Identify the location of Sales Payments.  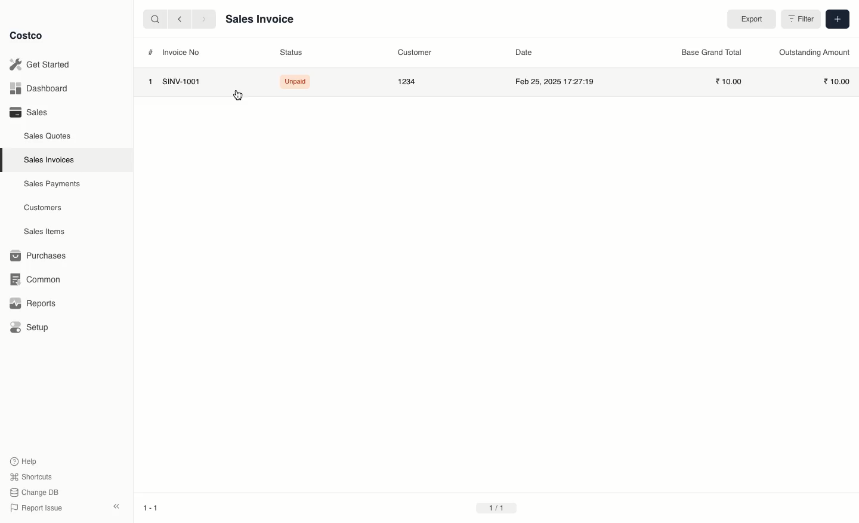
(50, 184).